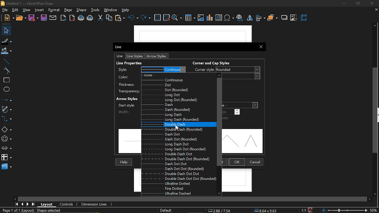 This screenshot has width=379, height=213. Describe the element at coordinates (7, 71) in the screenshot. I see `curve` at that location.